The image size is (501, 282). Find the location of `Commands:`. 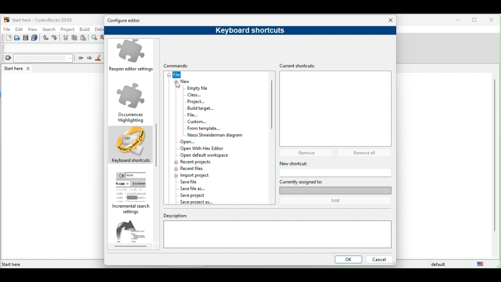

Commands: is located at coordinates (180, 66).